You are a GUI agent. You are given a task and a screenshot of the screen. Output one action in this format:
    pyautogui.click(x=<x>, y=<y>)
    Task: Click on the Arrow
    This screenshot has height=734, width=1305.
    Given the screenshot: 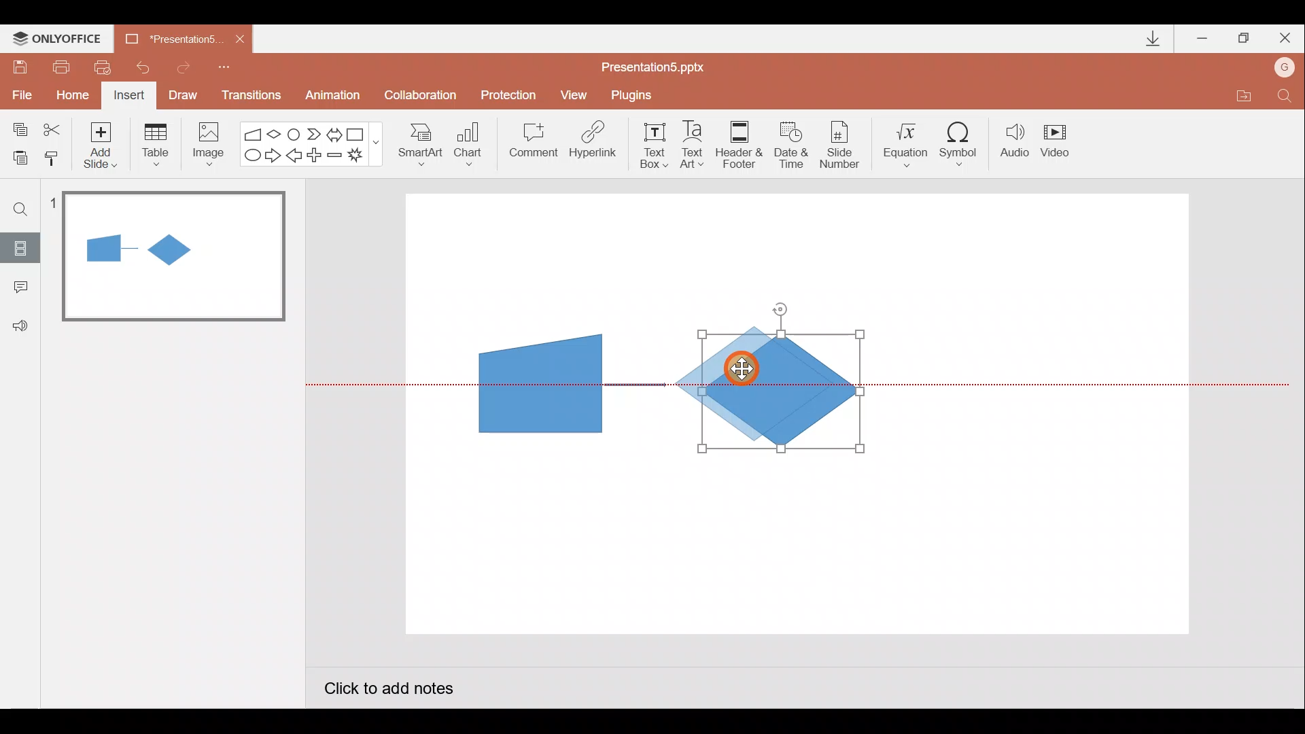 What is the action you would take?
    pyautogui.click(x=636, y=385)
    